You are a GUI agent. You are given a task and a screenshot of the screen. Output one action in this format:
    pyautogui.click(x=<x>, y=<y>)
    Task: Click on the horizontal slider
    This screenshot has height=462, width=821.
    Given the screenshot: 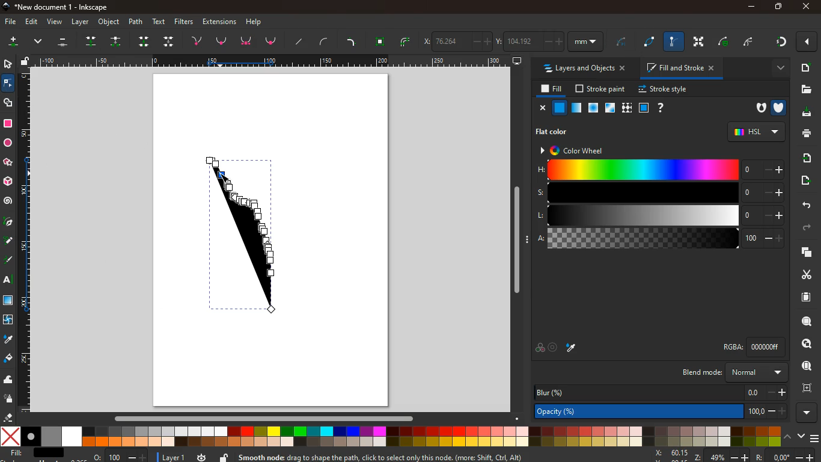 What is the action you would take?
    pyautogui.click(x=266, y=417)
    